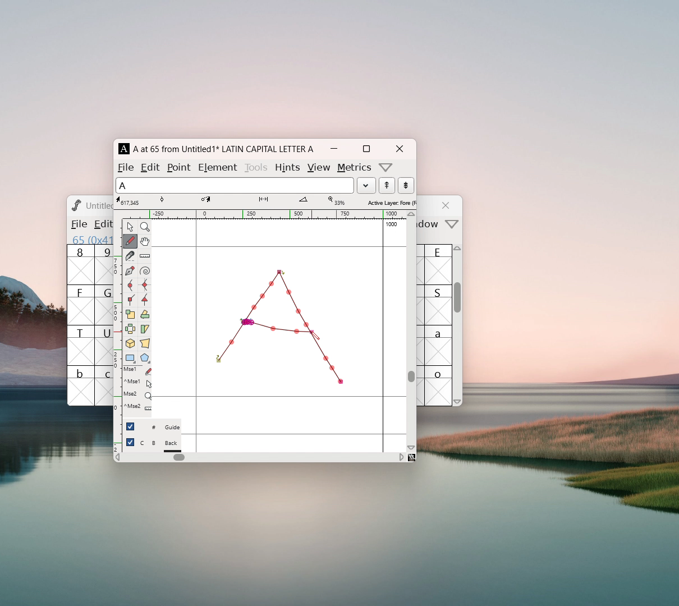 The image size is (679, 606). Describe the element at coordinates (179, 457) in the screenshot. I see `horizontal scrollbar` at that location.